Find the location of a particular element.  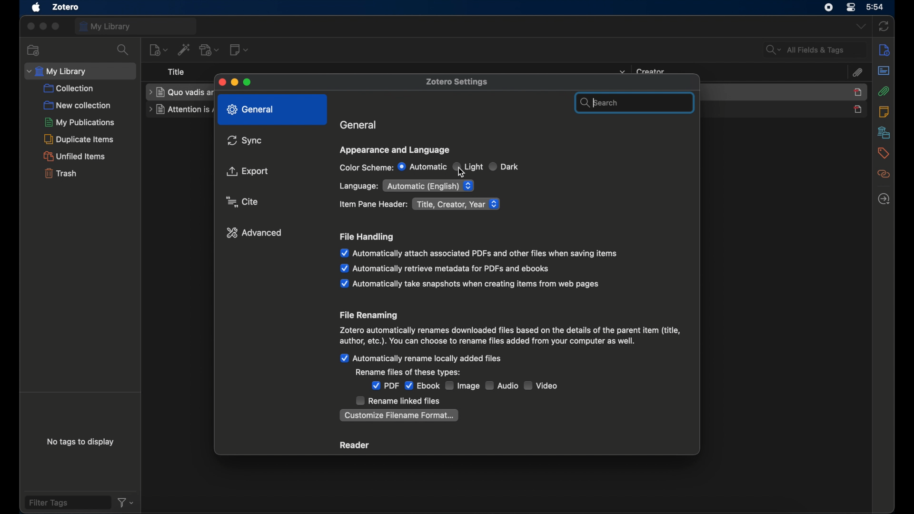

file renaming info is located at coordinates (508, 336).